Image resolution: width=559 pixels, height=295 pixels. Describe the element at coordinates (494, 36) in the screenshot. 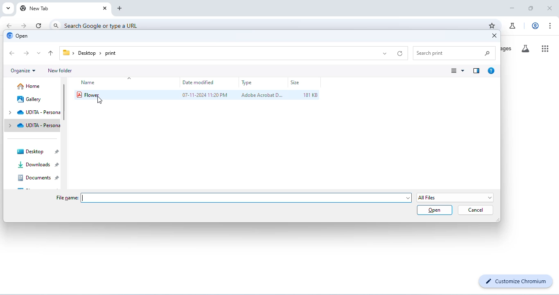

I see `close` at that location.